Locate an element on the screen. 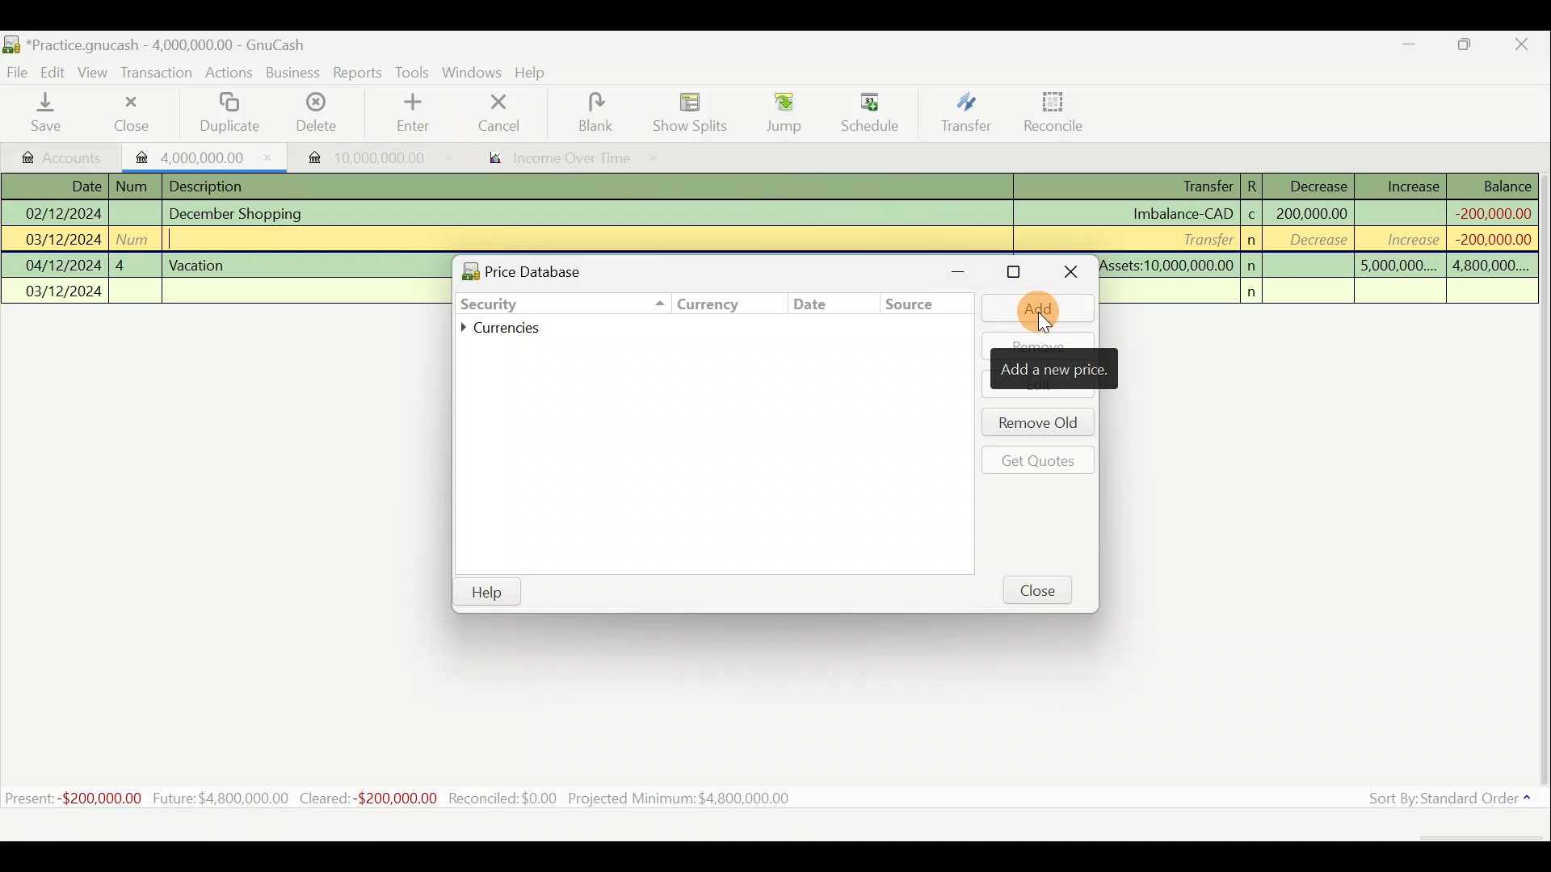 The height and width of the screenshot is (872, 1551). edit is located at coordinates (1041, 392).